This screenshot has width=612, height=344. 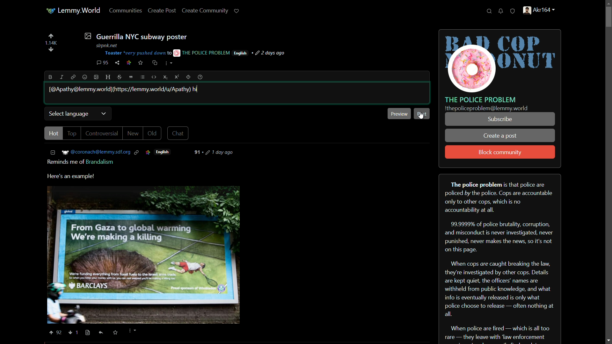 What do you see at coordinates (129, 63) in the screenshot?
I see `link` at bounding box center [129, 63].